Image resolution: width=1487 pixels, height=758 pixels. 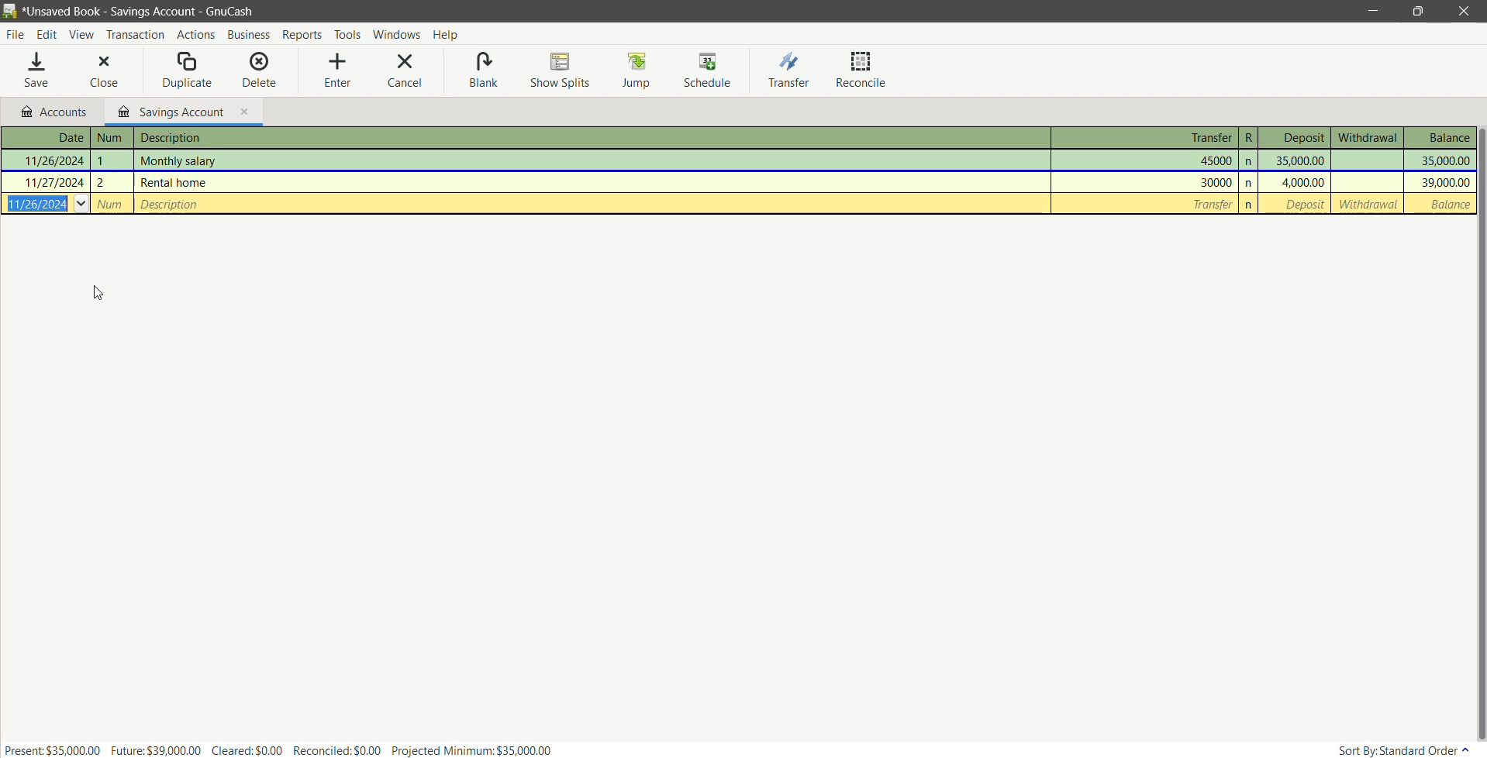 What do you see at coordinates (395, 33) in the screenshot?
I see `Windows` at bounding box center [395, 33].